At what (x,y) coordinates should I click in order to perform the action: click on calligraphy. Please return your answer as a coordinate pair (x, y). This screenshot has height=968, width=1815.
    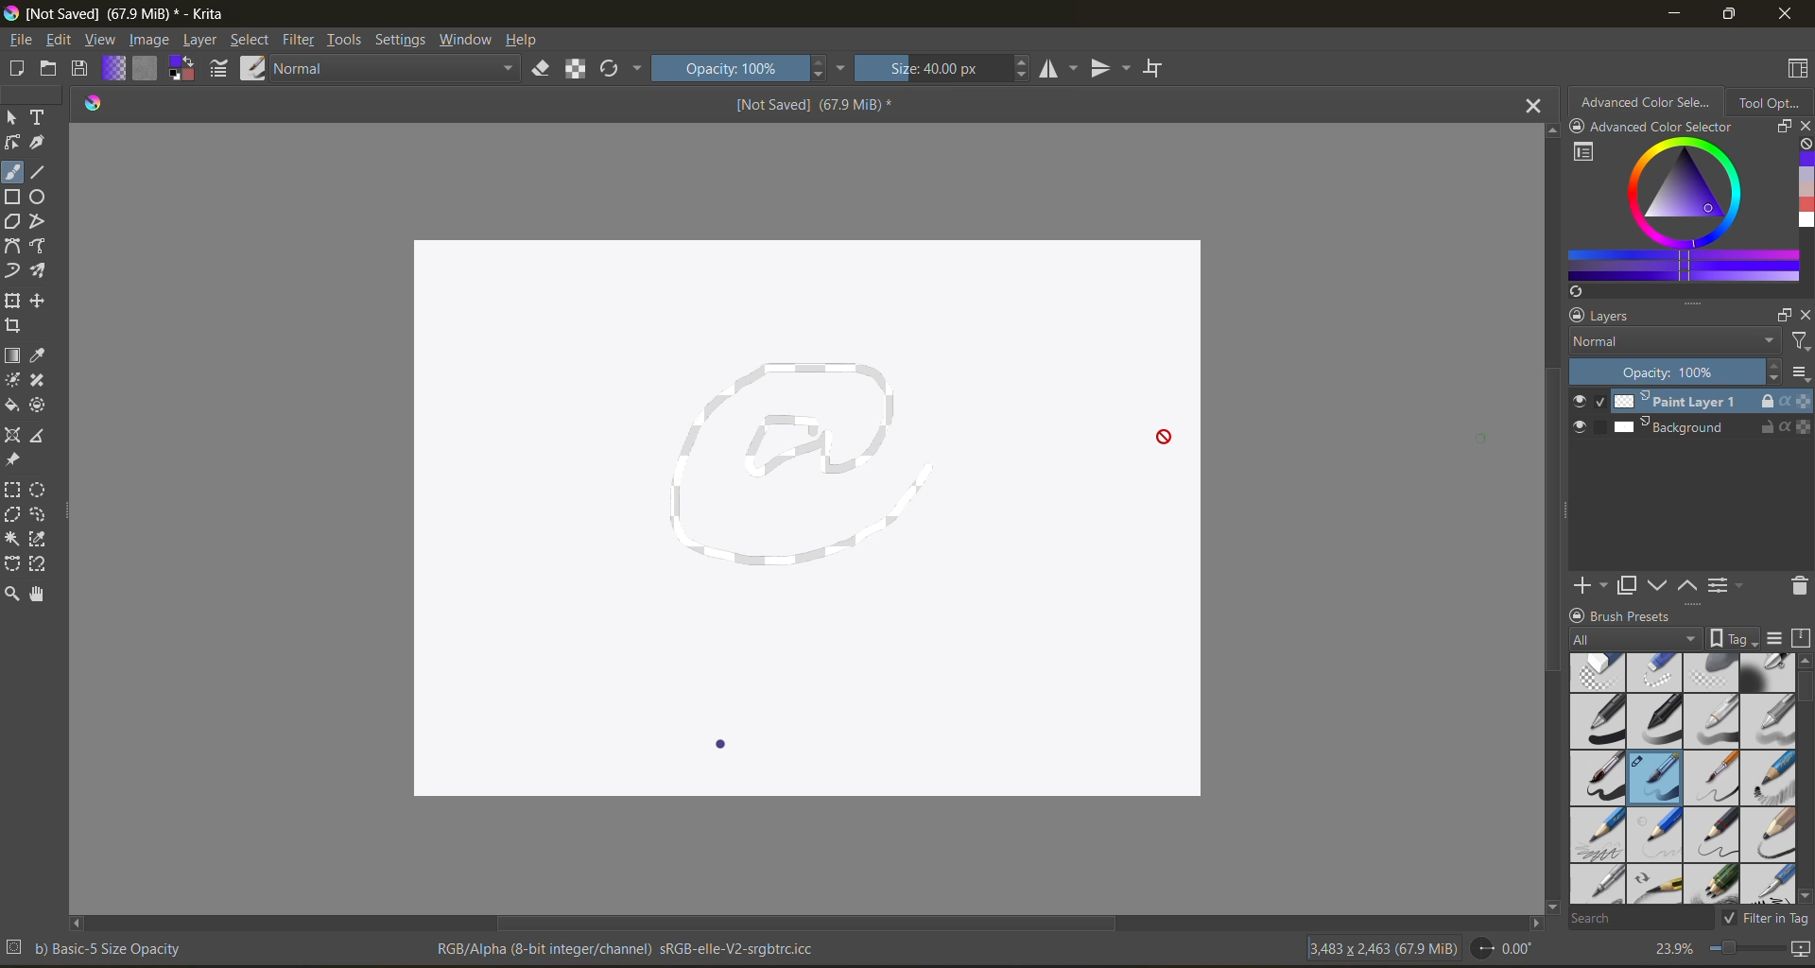
    Looking at the image, I should click on (39, 143).